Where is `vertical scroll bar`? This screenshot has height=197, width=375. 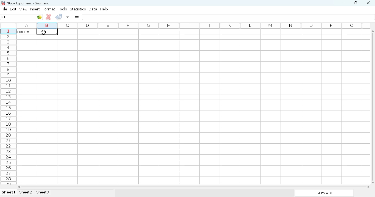 vertical scroll bar is located at coordinates (374, 106).